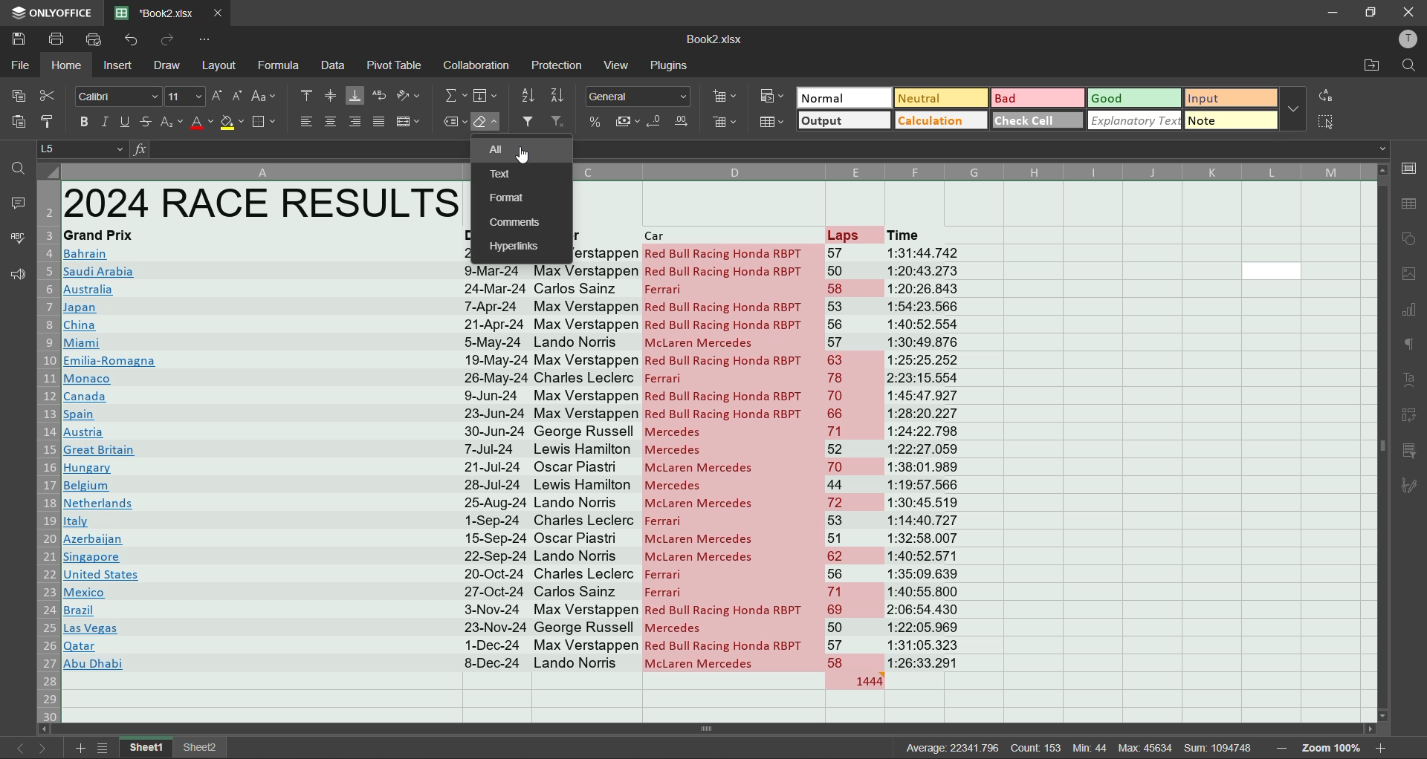 This screenshot has width=1427, height=759. I want to click on data in the sheet, so click(261, 441).